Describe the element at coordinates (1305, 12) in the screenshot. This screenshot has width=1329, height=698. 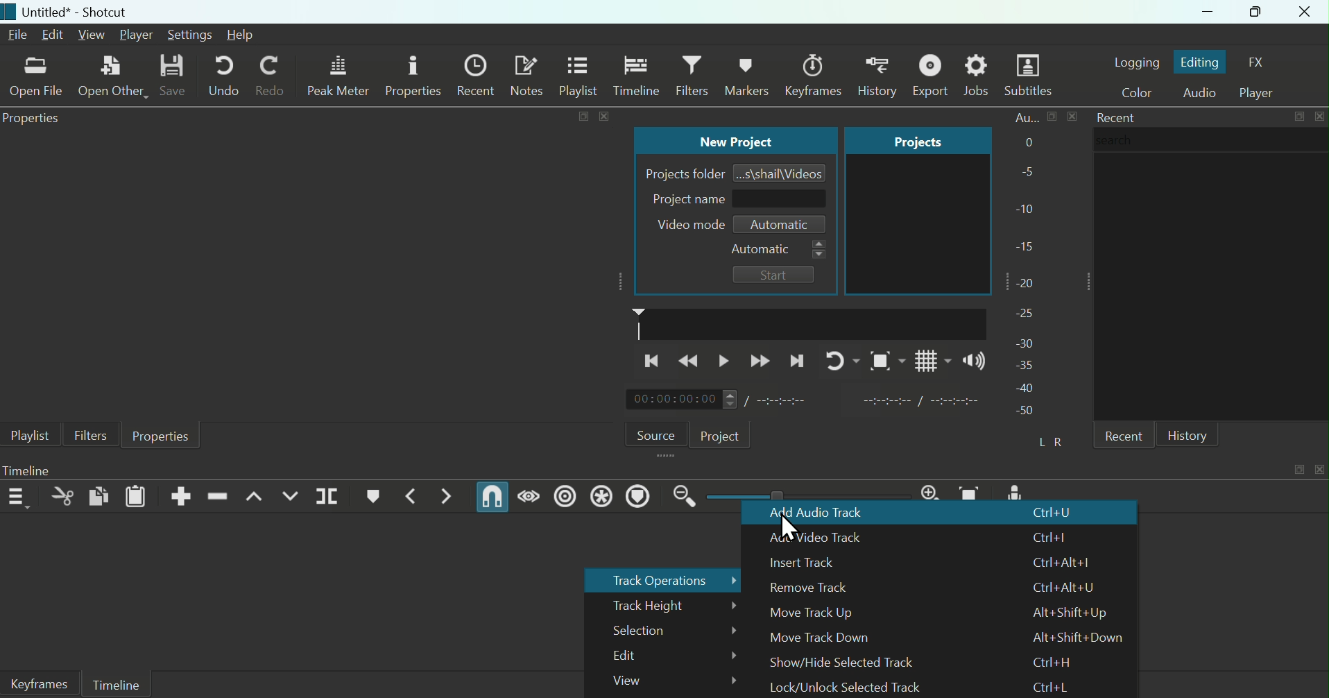
I see `Close` at that location.